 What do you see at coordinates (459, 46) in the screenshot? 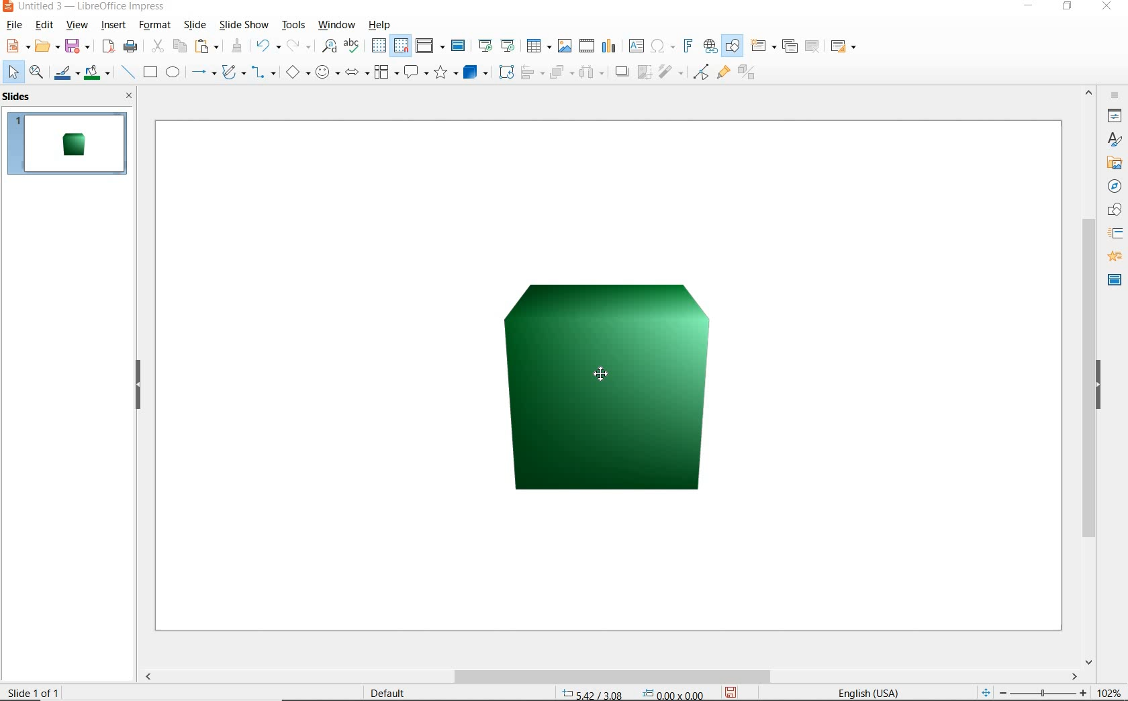
I see `master slide` at bounding box center [459, 46].